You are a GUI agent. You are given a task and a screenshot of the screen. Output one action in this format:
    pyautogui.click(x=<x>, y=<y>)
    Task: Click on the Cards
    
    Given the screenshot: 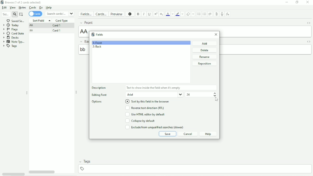 What is the action you would take?
    pyautogui.click(x=32, y=8)
    